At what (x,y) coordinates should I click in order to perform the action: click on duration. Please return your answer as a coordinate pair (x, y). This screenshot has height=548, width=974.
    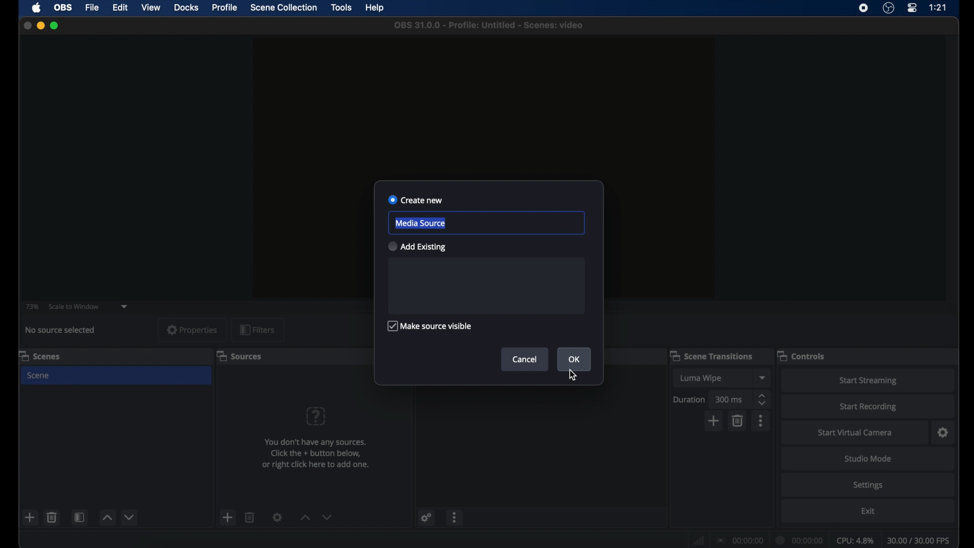
    Looking at the image, I should click on (799, 540).